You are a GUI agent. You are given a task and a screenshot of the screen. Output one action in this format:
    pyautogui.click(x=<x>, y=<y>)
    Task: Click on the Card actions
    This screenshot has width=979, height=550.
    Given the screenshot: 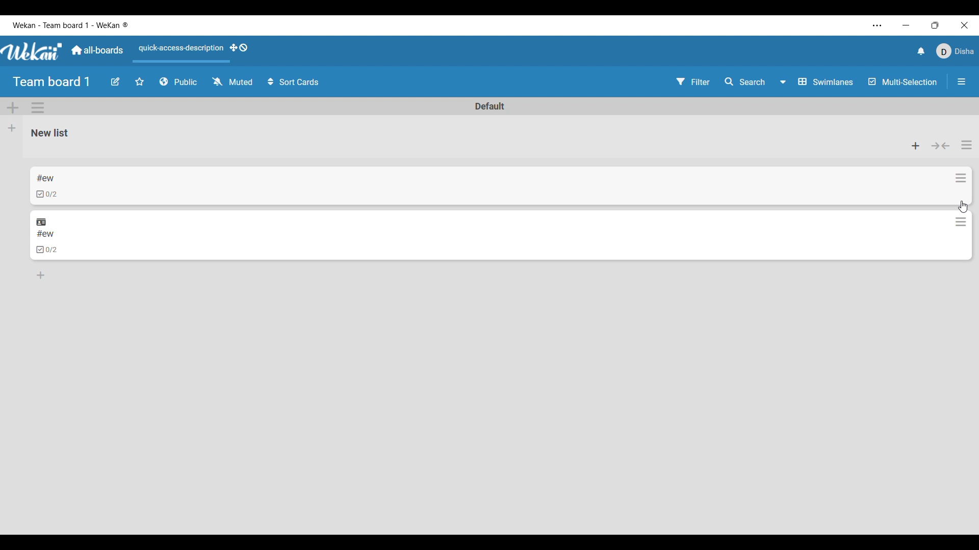 What is the action you would take?
    pyautogui.click(x=961, y=178)
    